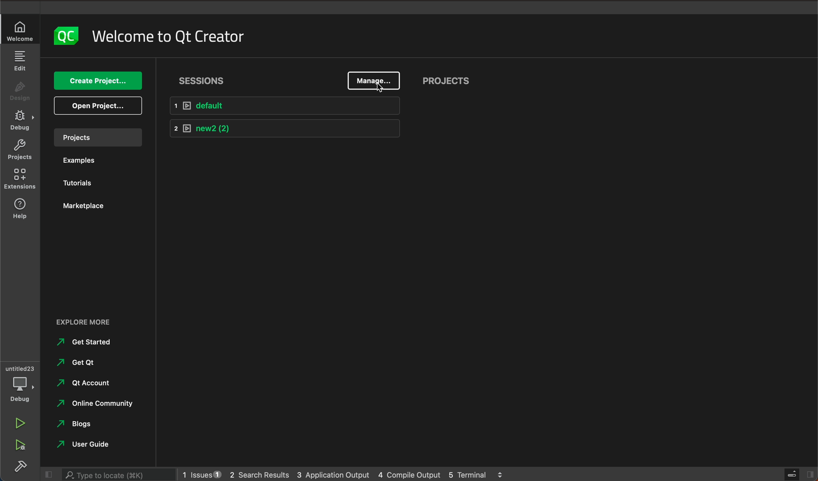  I want to click on search, so click(116, 475).